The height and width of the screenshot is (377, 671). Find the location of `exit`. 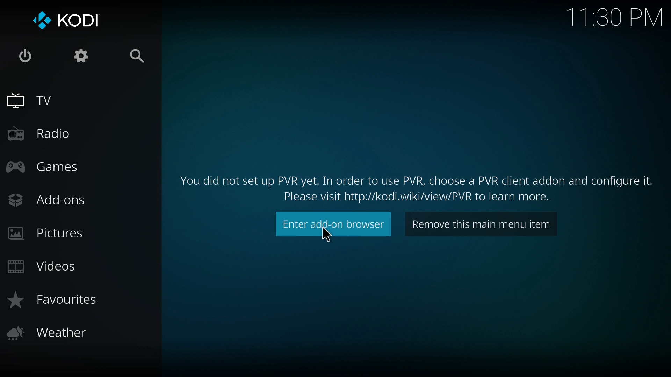

exit is located at coordinates (25, 57).